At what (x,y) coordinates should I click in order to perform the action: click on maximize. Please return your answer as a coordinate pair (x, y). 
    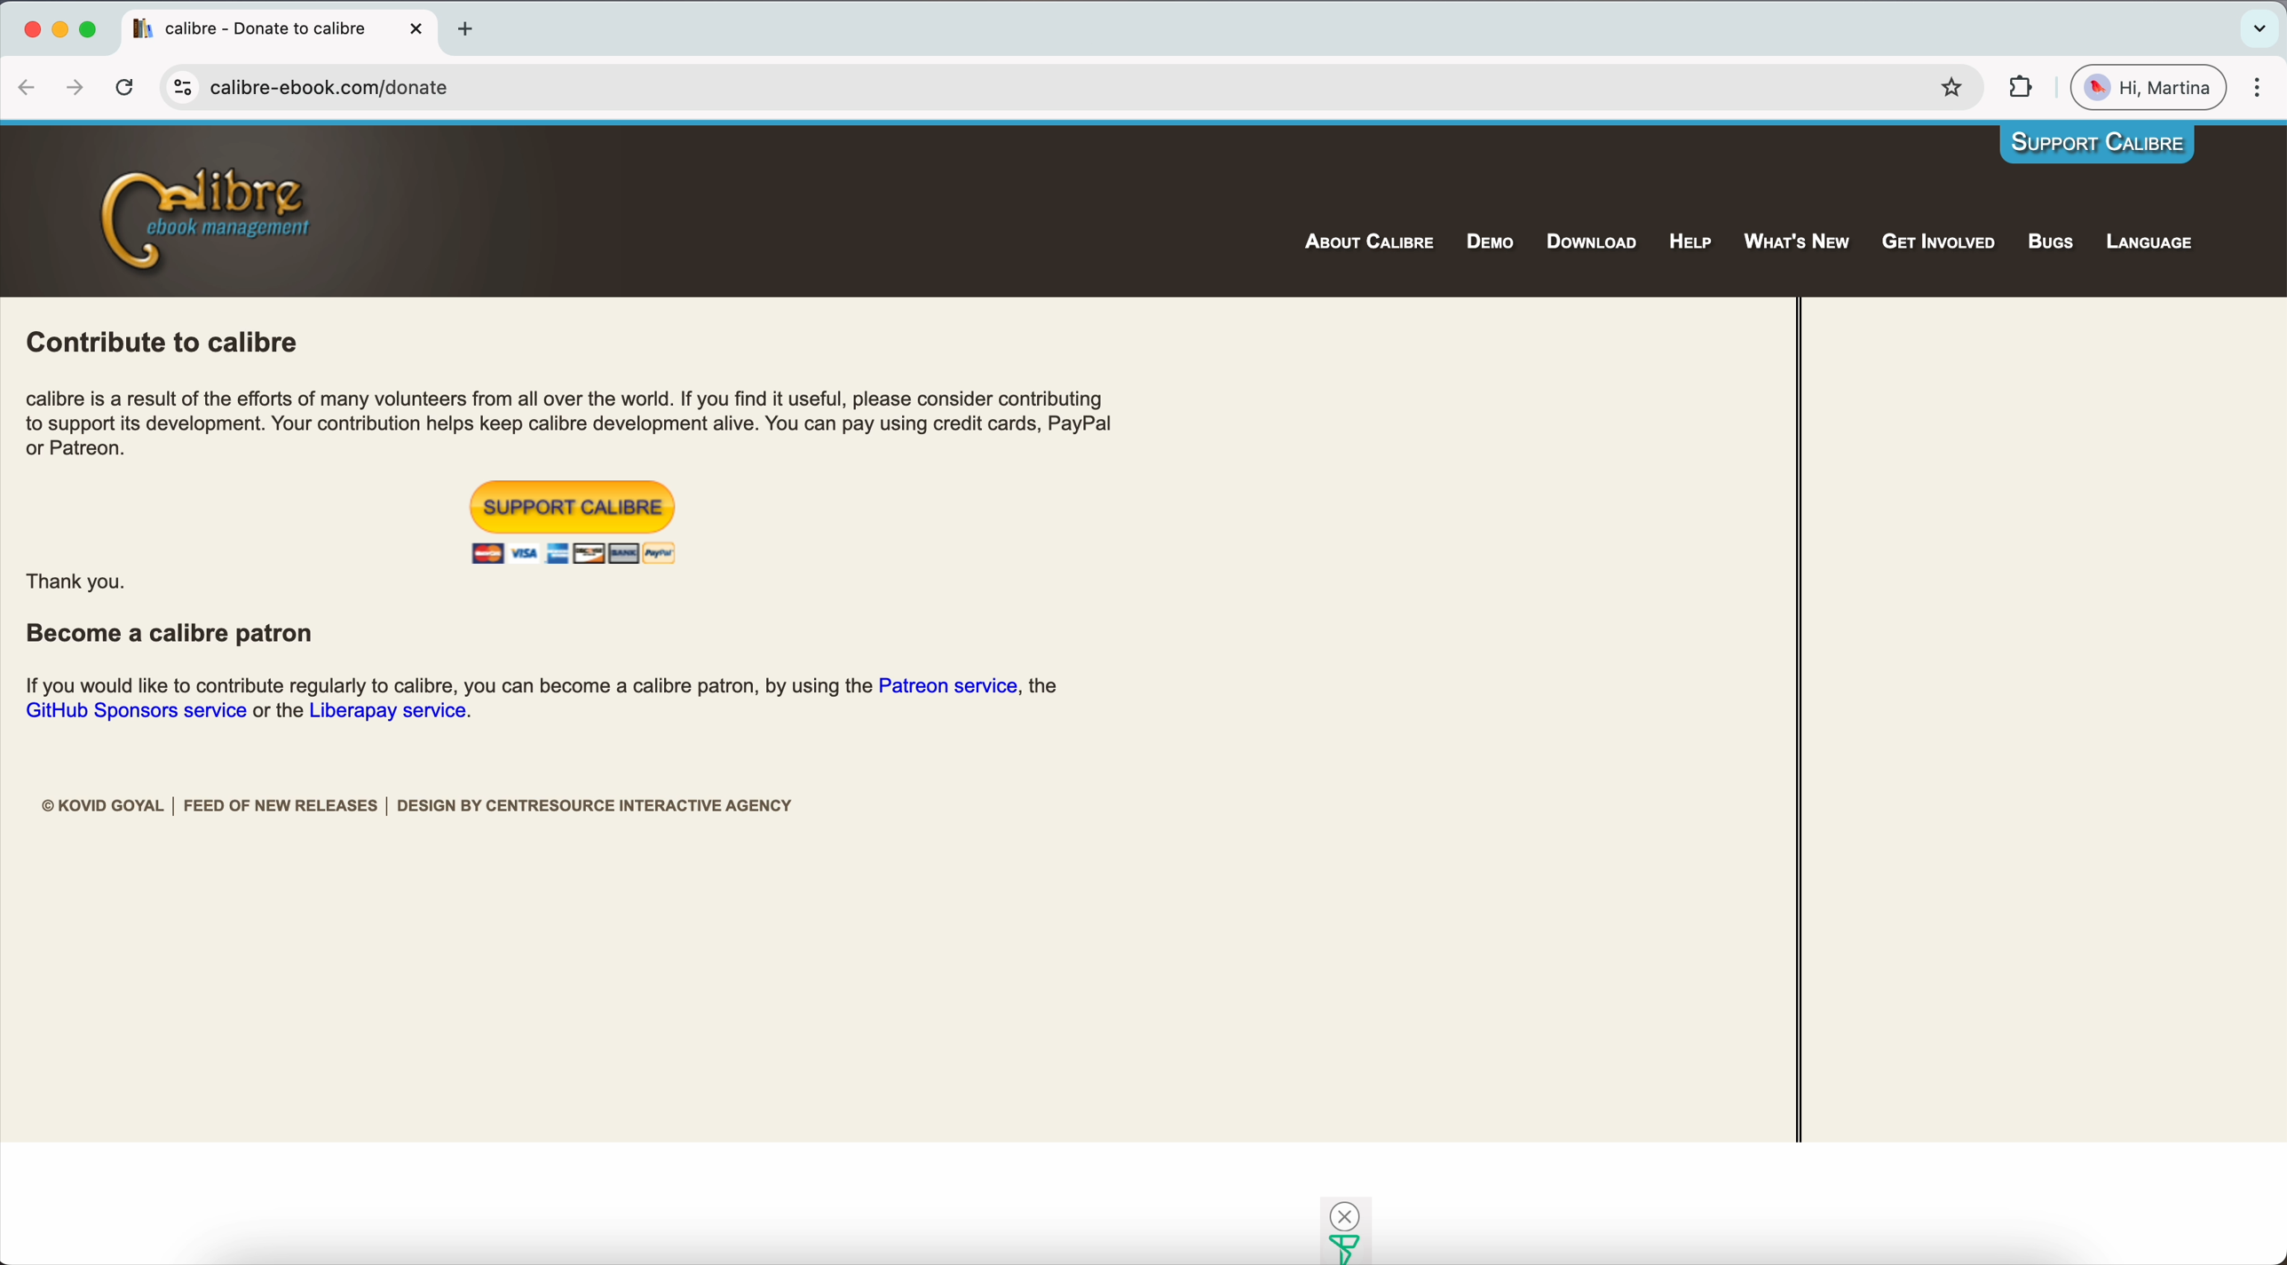
    Looking at the image, I should click on (87, 22).